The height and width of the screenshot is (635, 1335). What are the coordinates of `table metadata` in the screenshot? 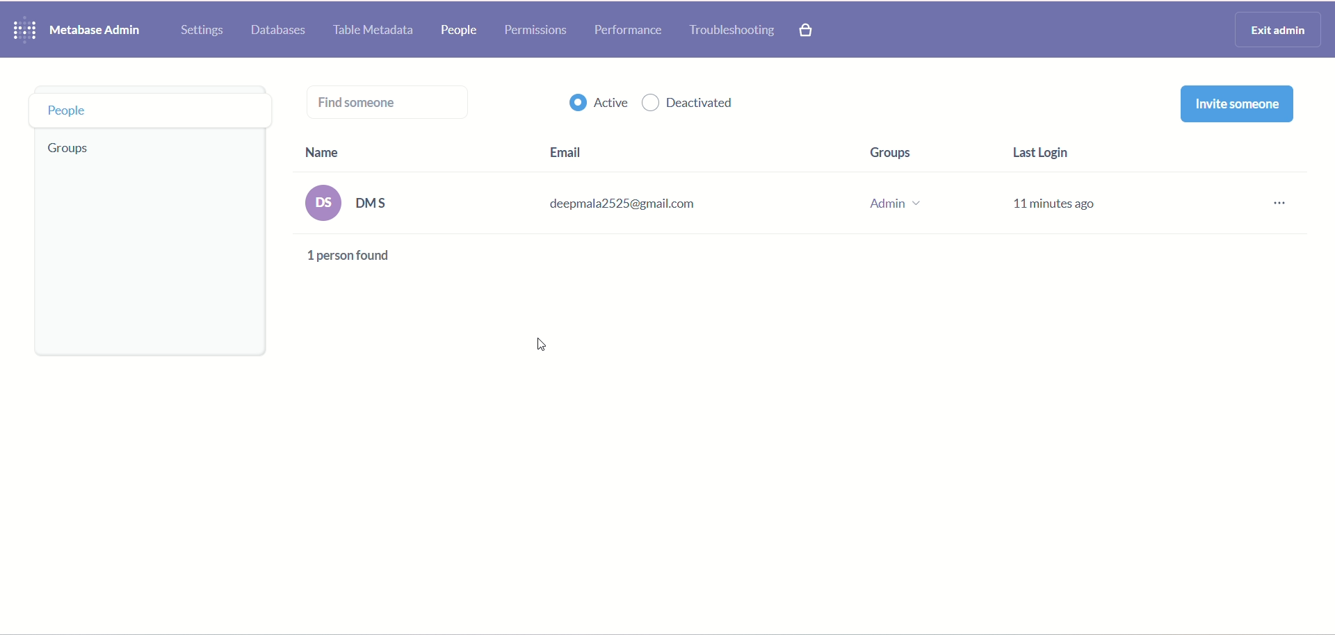 It's located at (378, 31).